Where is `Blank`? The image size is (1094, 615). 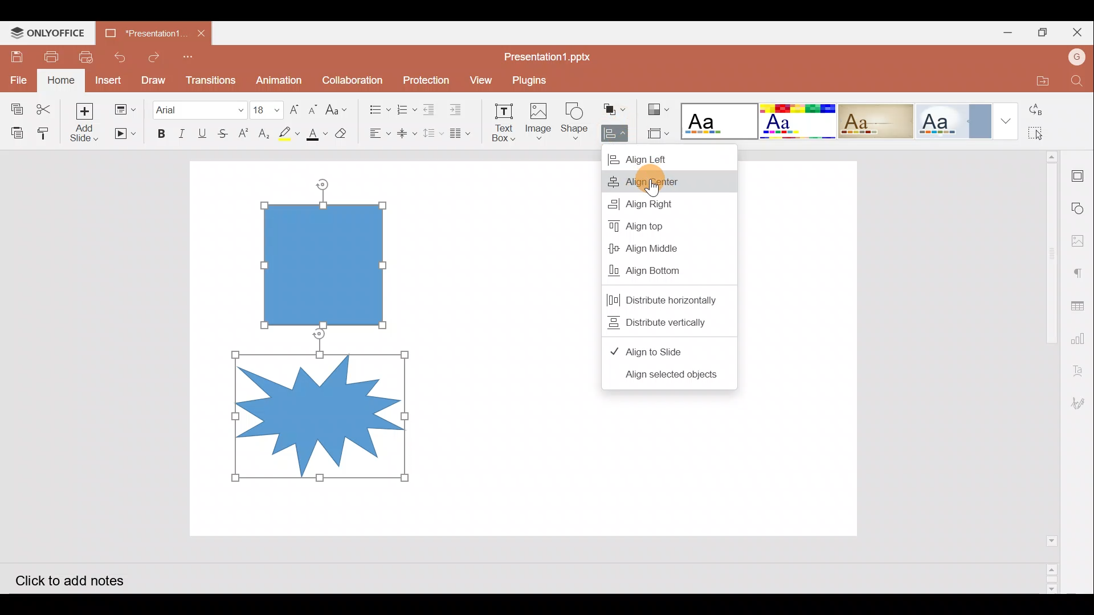 Blank is located at coordinates (718, 118).